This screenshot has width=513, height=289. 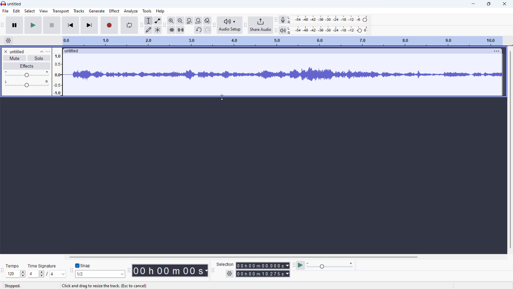 I want to click on time signature toolbar, so click(x=2, y=271).